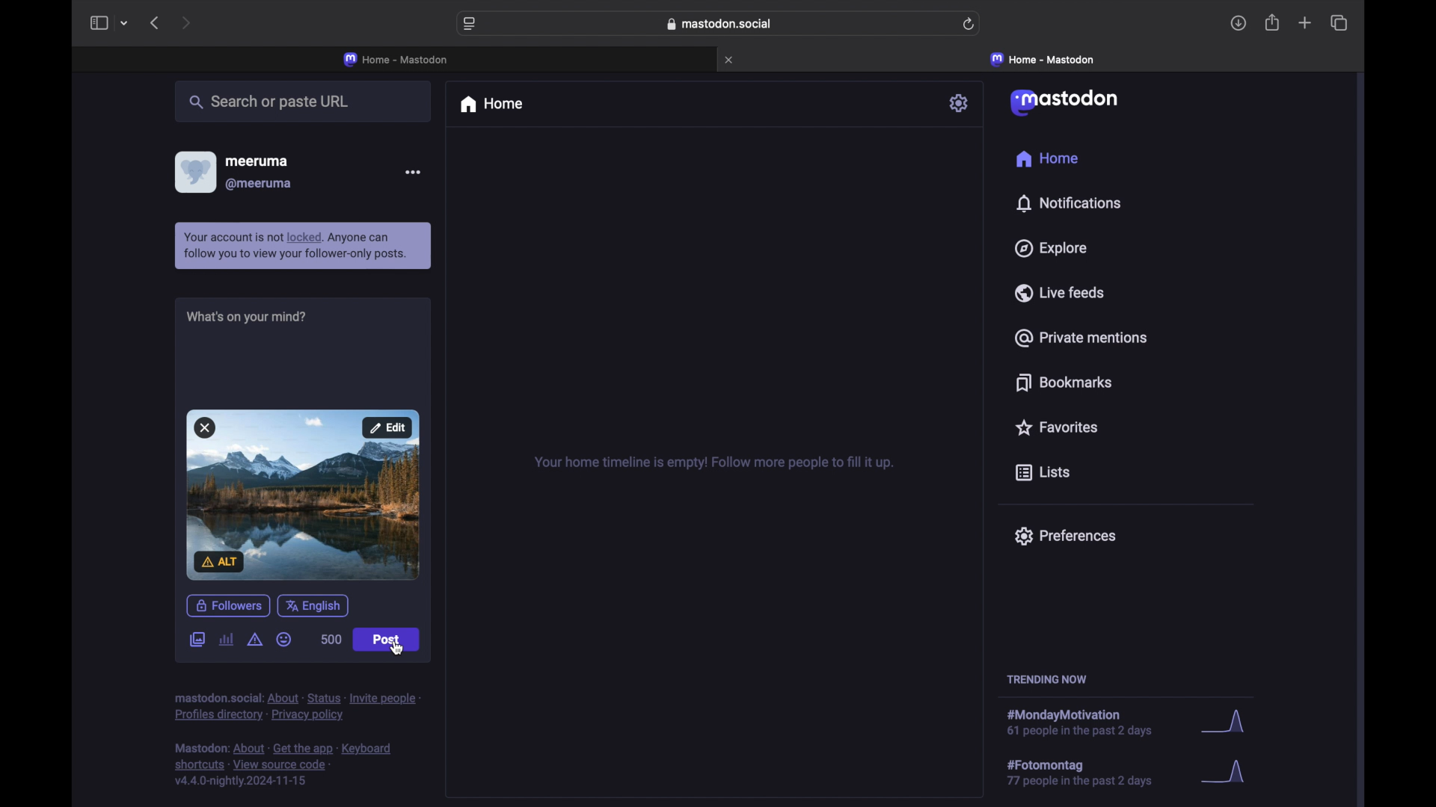 The height and width of the screenshot is (807, 1436). Describe the element at coordinates (254, 643) in the screenshot. I see `add content  warning` at that location.